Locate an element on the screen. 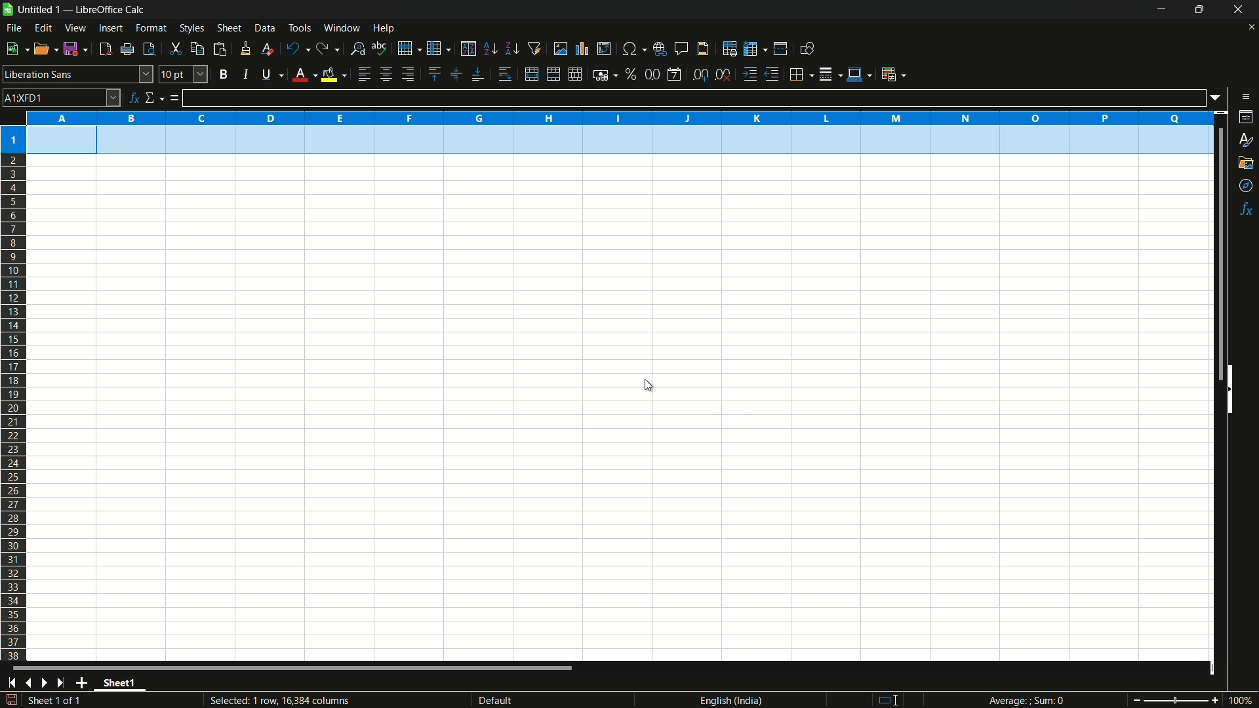 This screenshot has width=1259, height=708. close current sheet is located at coordinates (1250, 30).